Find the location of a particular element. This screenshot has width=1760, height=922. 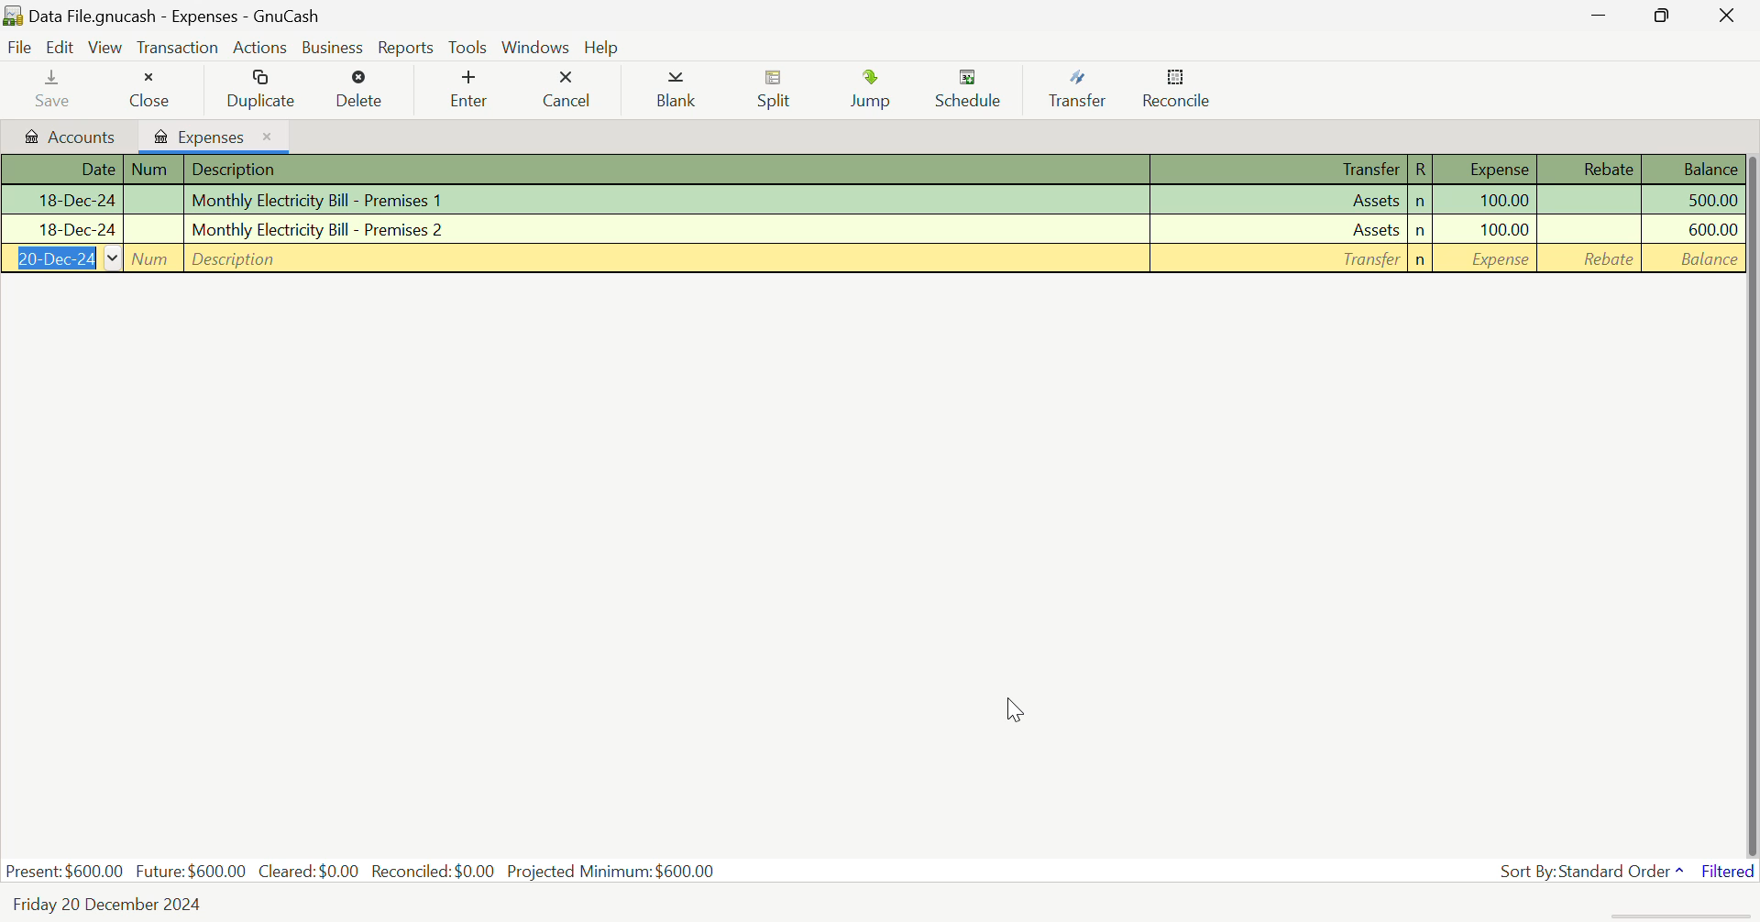

Transfer is located at coordinates (1083, 90).